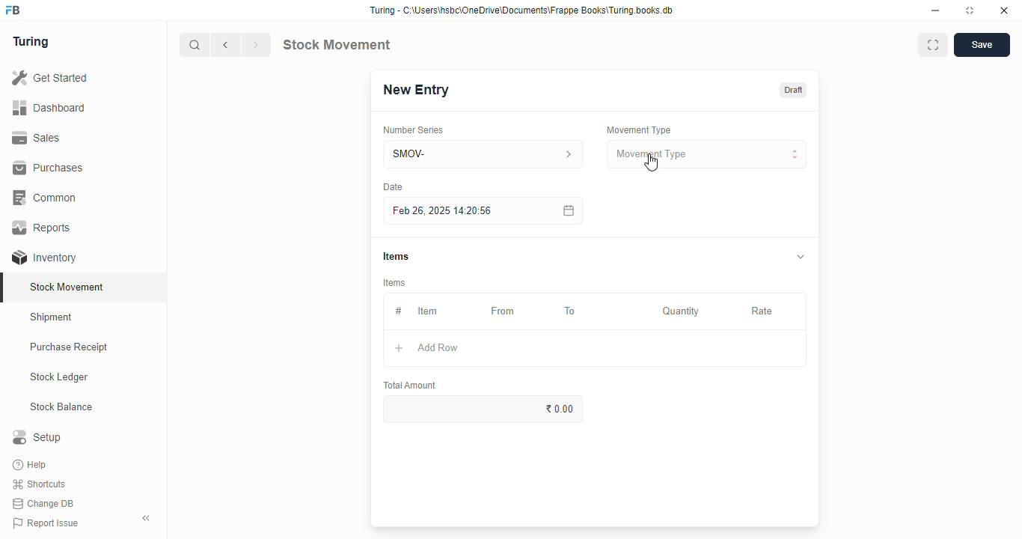 Image resolution: width=1022 pixels, height=539 pixels. What do you see at coordinates (567, 210) in the screenshot?
I see `calendar` at bounding box center [567, 210].